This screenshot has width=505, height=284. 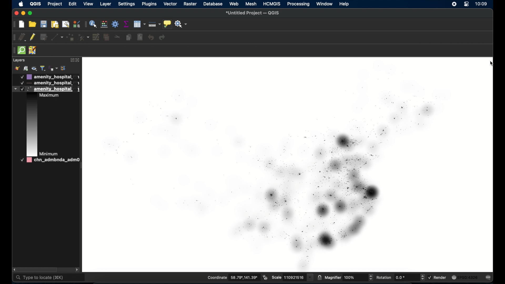 What do you see at coordinates (93, 24) in the screenshot?
I see `identify feature` at bounding box center [93, 24].